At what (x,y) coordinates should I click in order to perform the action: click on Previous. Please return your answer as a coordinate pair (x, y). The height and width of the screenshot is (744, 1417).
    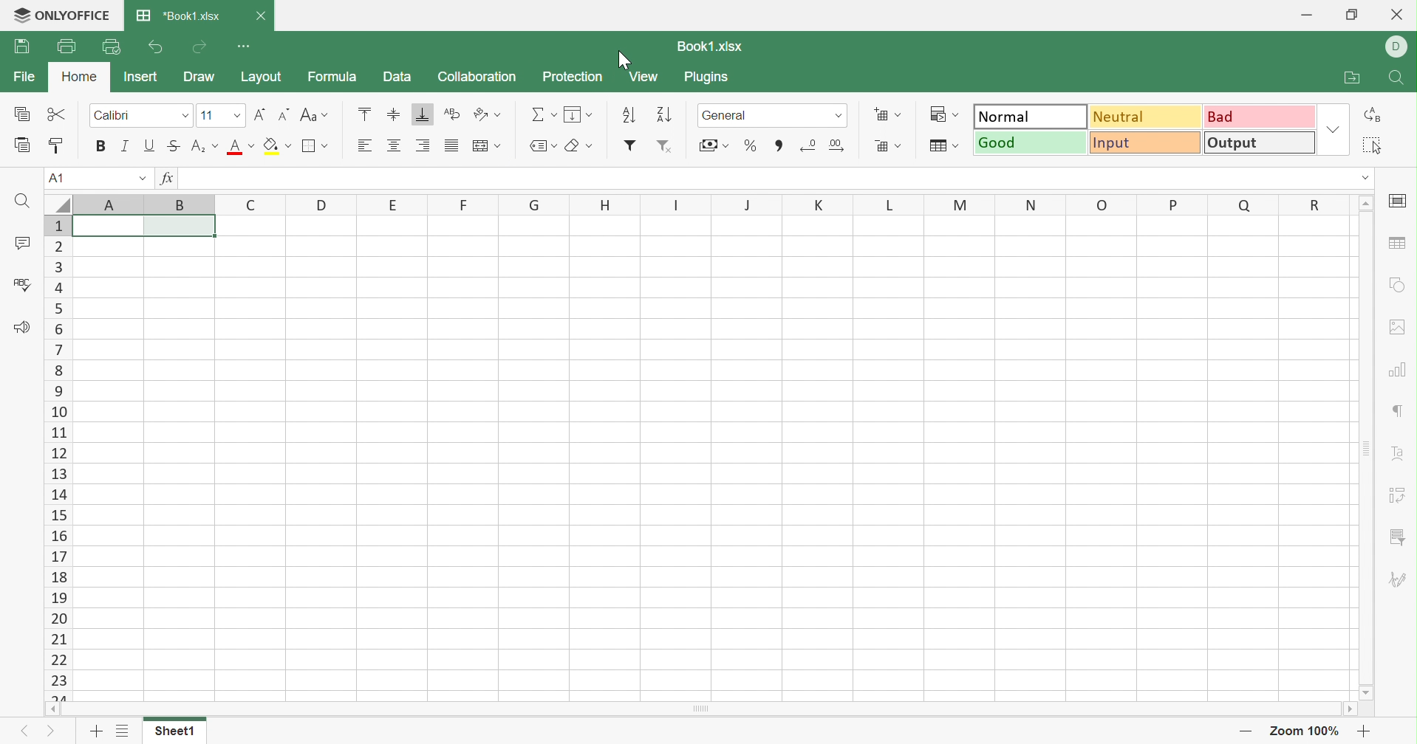
    Looking at the image, I should click on (29, 730).